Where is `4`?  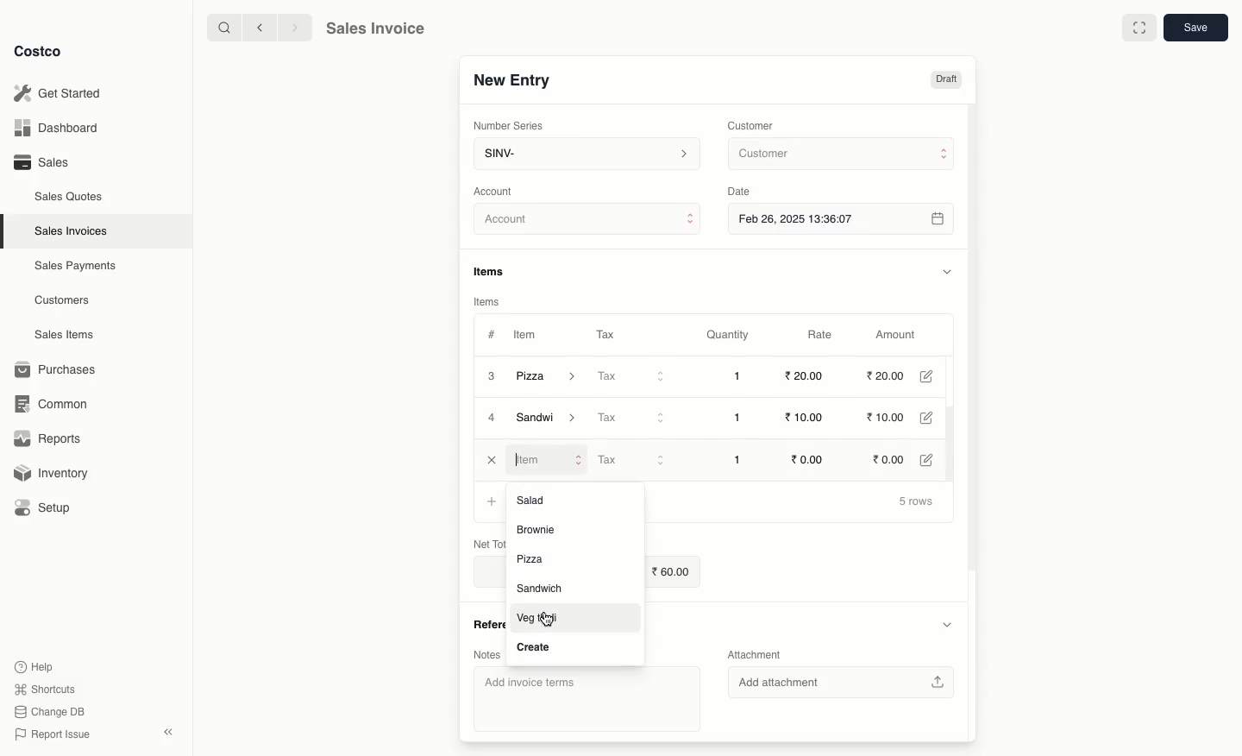
4 is located at coordinates (492, 419).